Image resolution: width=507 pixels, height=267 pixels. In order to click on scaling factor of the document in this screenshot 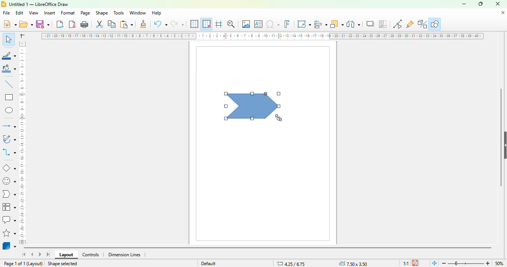, I will do `click(406, 263)`.